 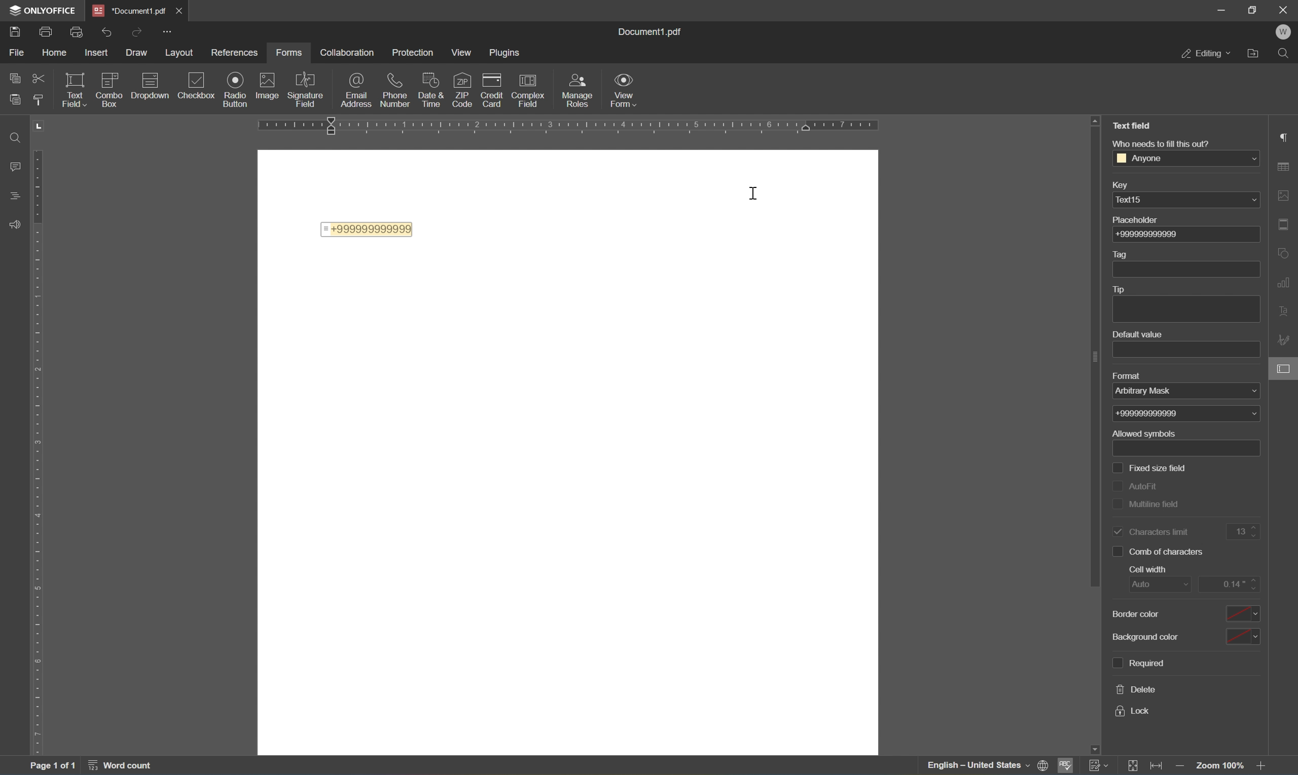 I want to click on cut, so click(x=39, y=78).